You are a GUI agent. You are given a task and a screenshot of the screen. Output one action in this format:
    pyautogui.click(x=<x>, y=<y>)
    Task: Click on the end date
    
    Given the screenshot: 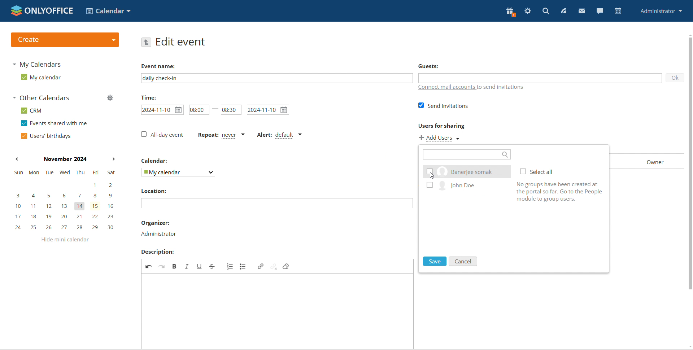 What is the action you would take?
    pyautogui.click(x=268, y=109)
    